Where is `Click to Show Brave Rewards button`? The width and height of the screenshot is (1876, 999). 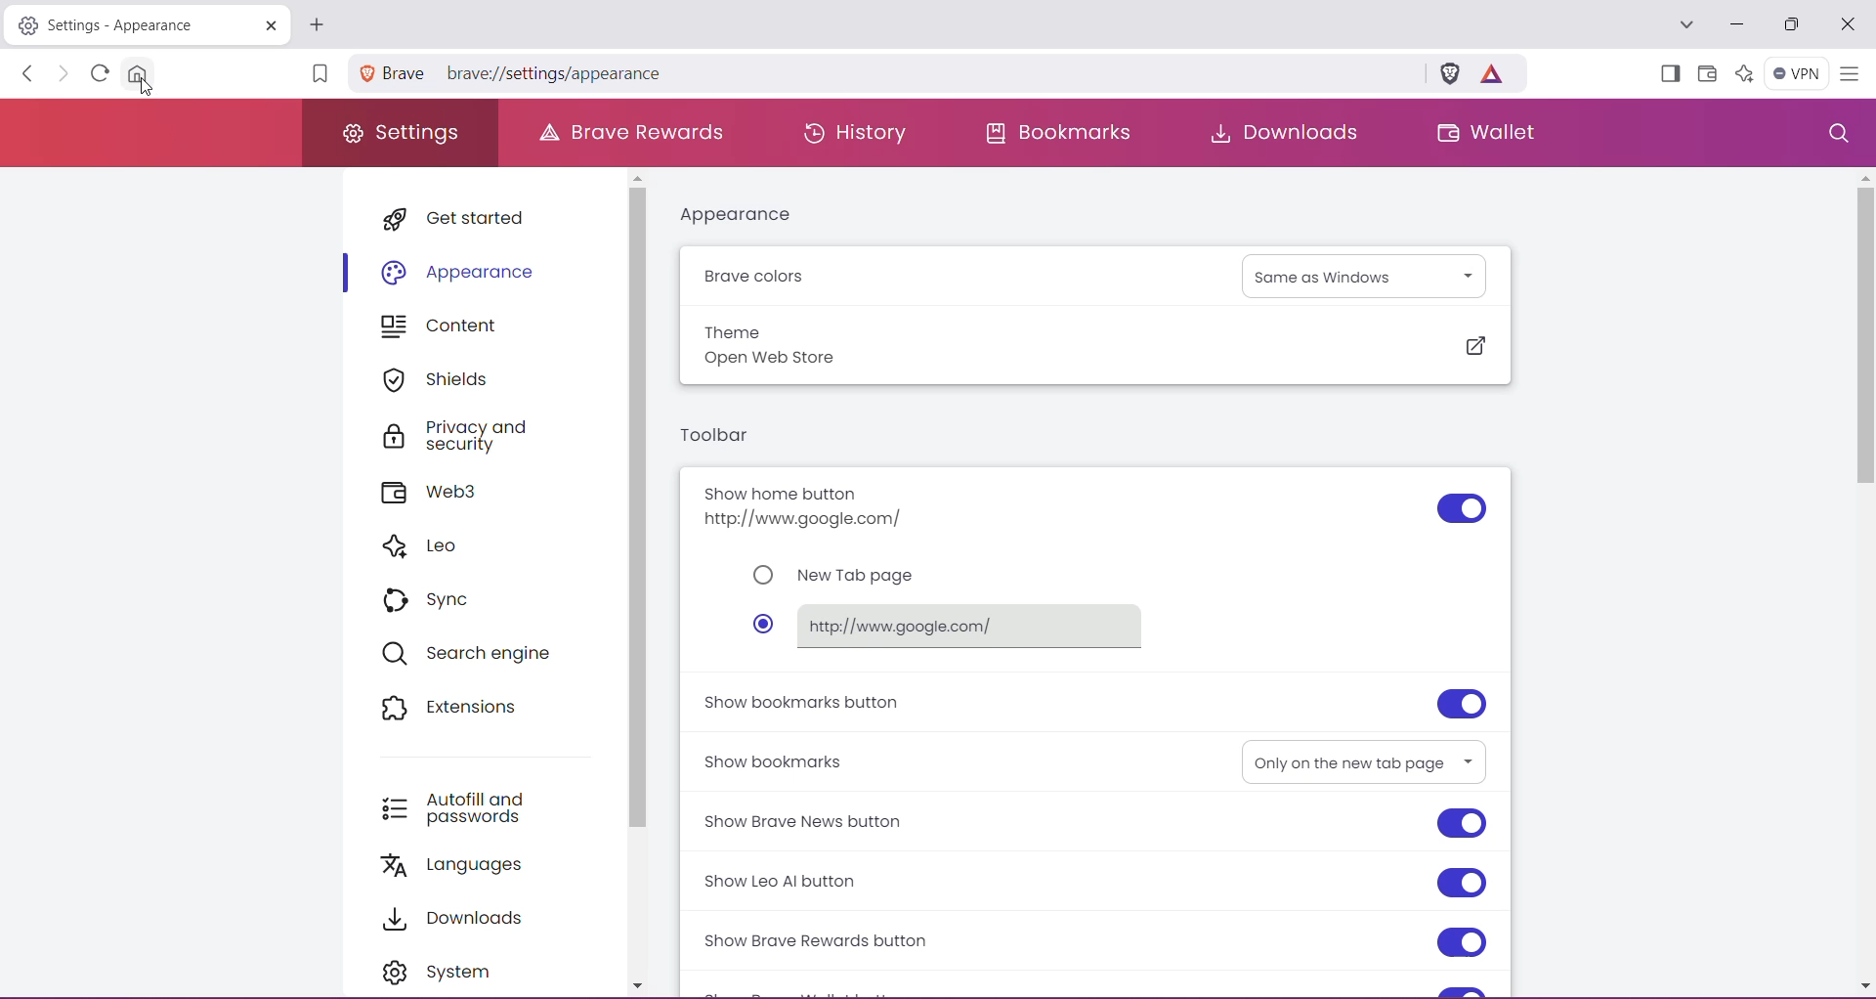 Click to Show Brave Rewards button is located at coordinates (1461, 943).